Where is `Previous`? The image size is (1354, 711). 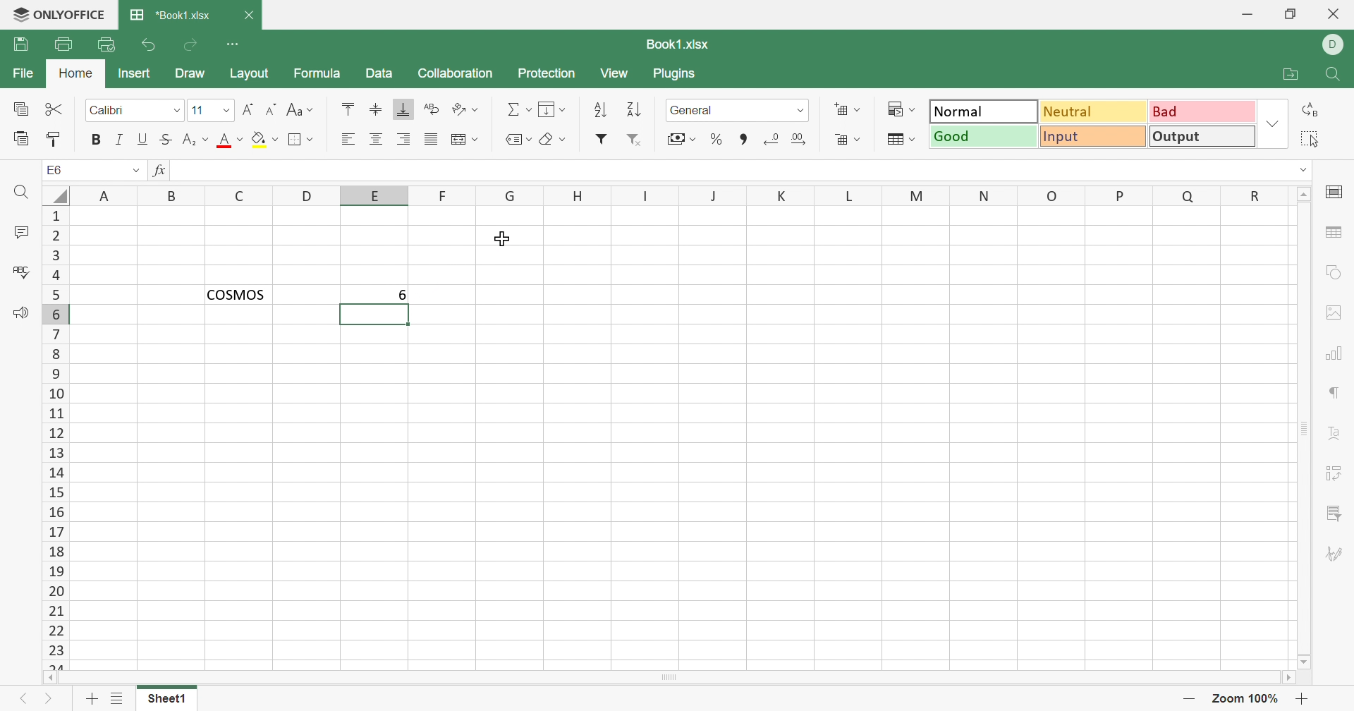 Previous is located at coordinates (22, 699).